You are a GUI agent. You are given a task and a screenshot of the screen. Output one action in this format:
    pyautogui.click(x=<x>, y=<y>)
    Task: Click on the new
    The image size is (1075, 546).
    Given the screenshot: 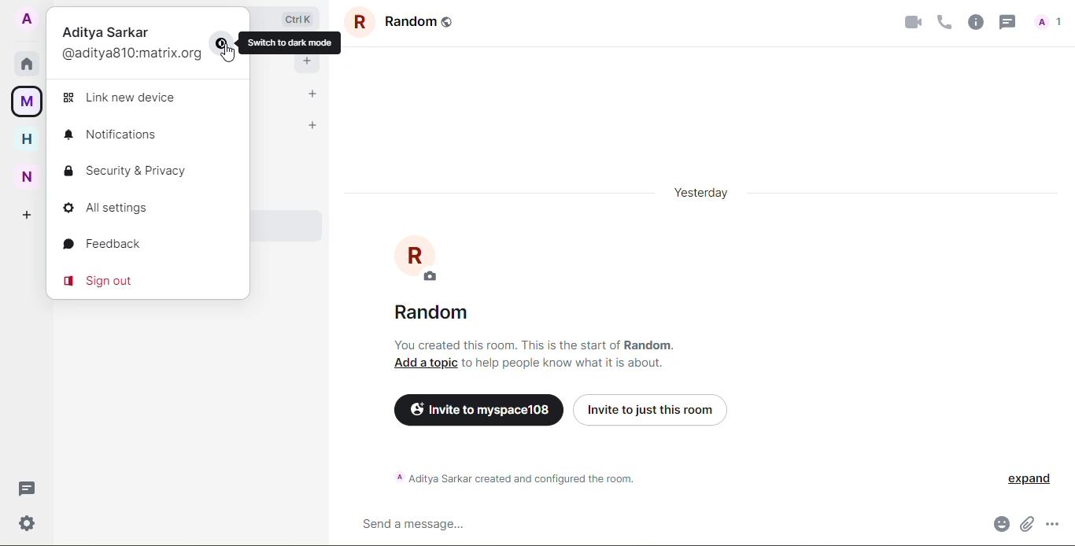 What is the action you would take?
    pyautogui.click(x=29, y=175)
    